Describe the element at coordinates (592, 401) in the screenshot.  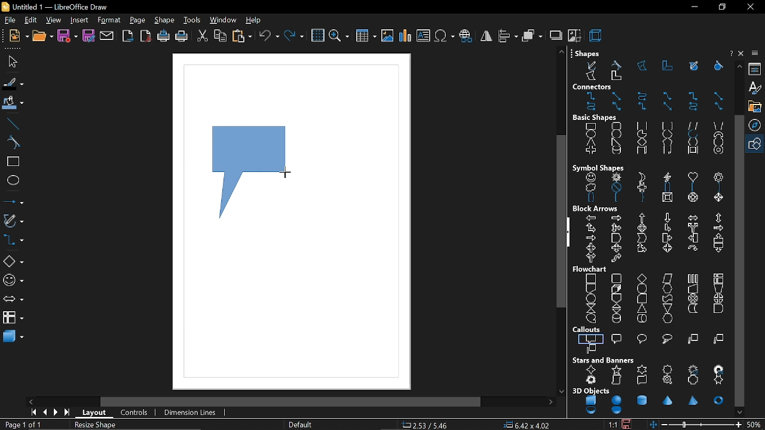
I see `cube` at that location.